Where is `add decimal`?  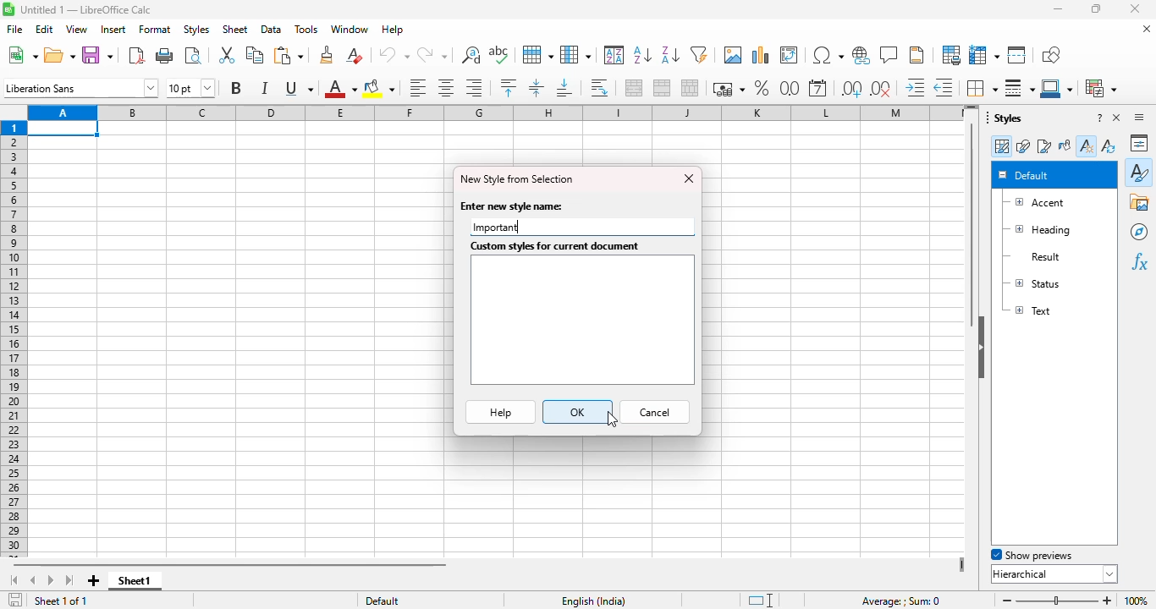
add decimal is located at coordinates (852, 89).